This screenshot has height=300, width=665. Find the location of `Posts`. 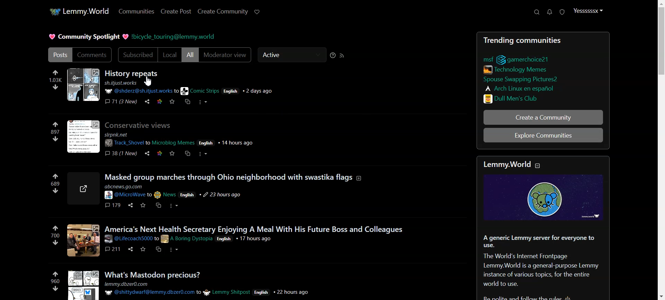

Posts is located at coordinates (59, 55).